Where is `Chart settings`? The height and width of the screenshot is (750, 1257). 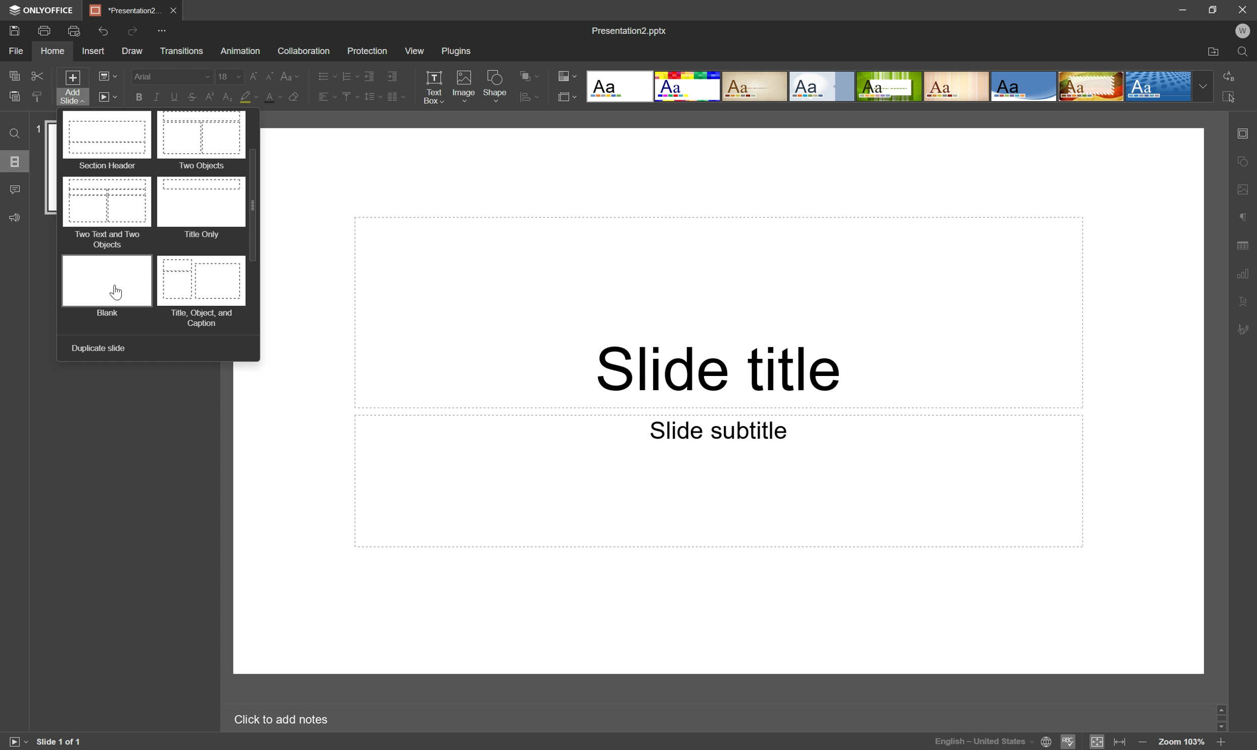
Chart settings is located at coordinates (1244, 272).